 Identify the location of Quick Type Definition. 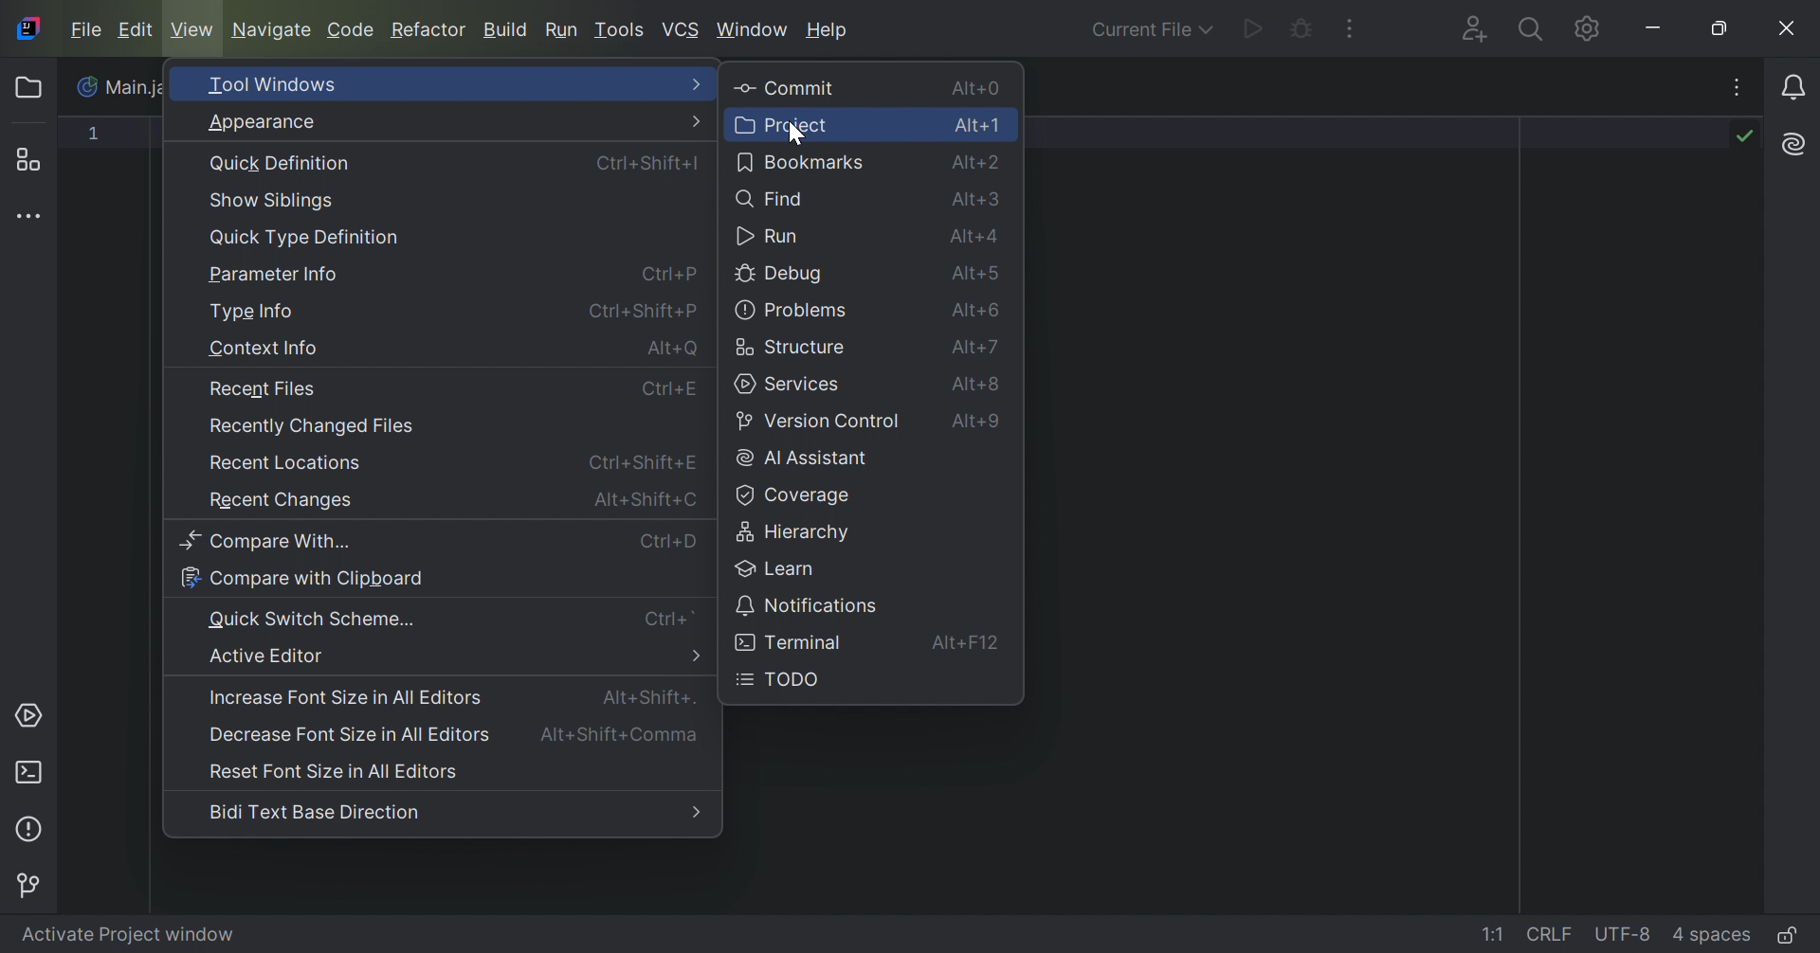
(304, 238).